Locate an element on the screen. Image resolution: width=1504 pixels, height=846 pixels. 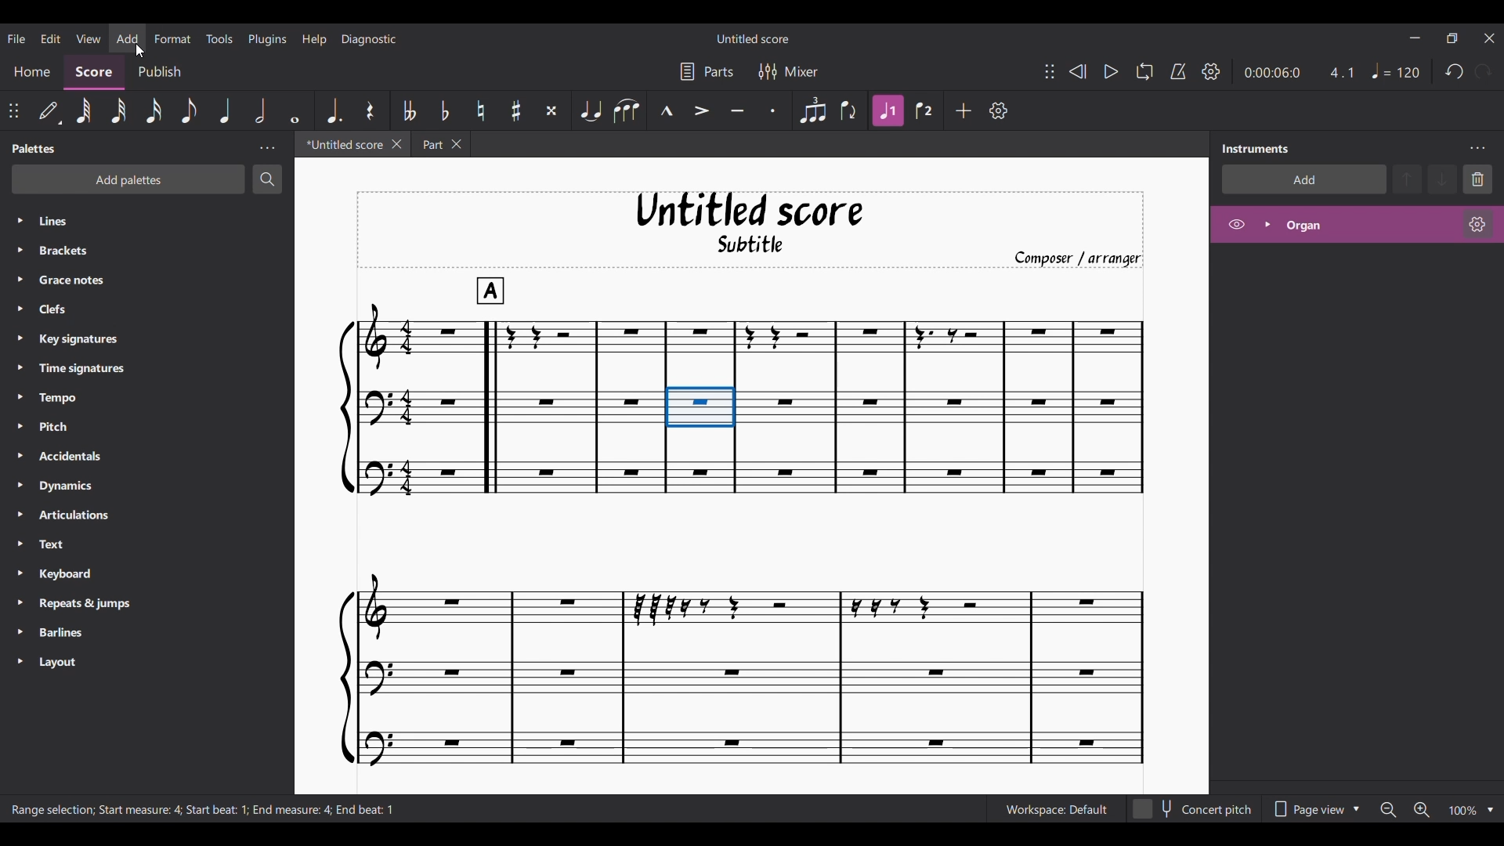
Publish section is located at coordinates (160, 72).